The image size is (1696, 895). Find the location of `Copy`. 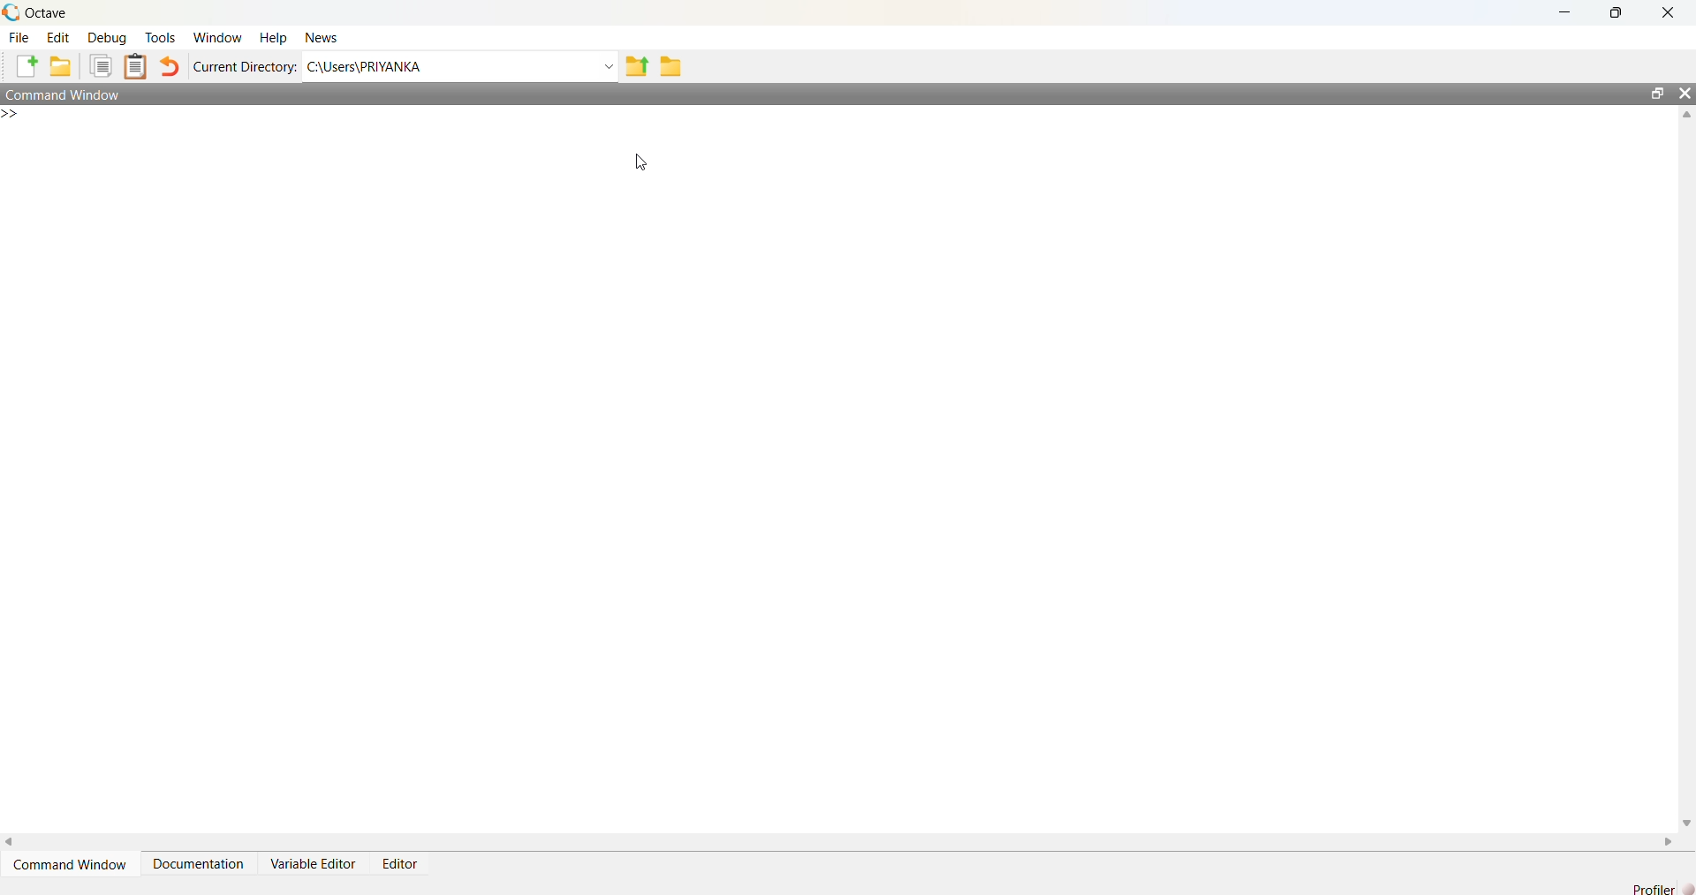

Copy is located at coordinates (99, 66).